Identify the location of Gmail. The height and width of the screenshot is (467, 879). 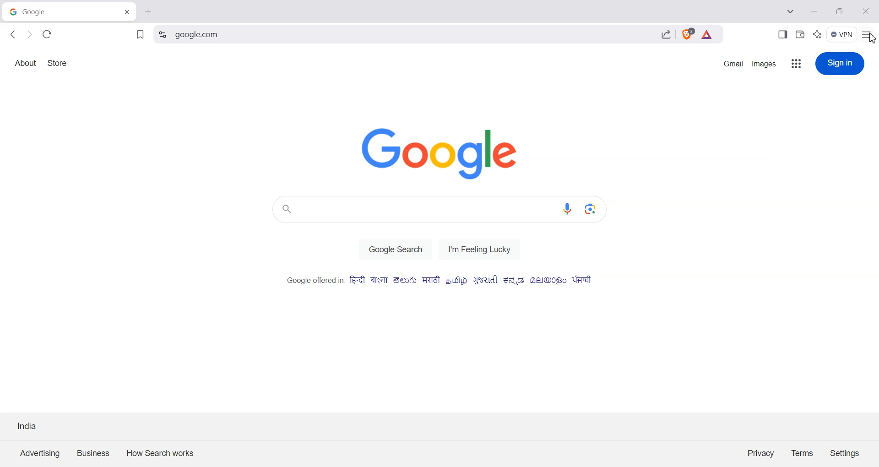
(733, 63).